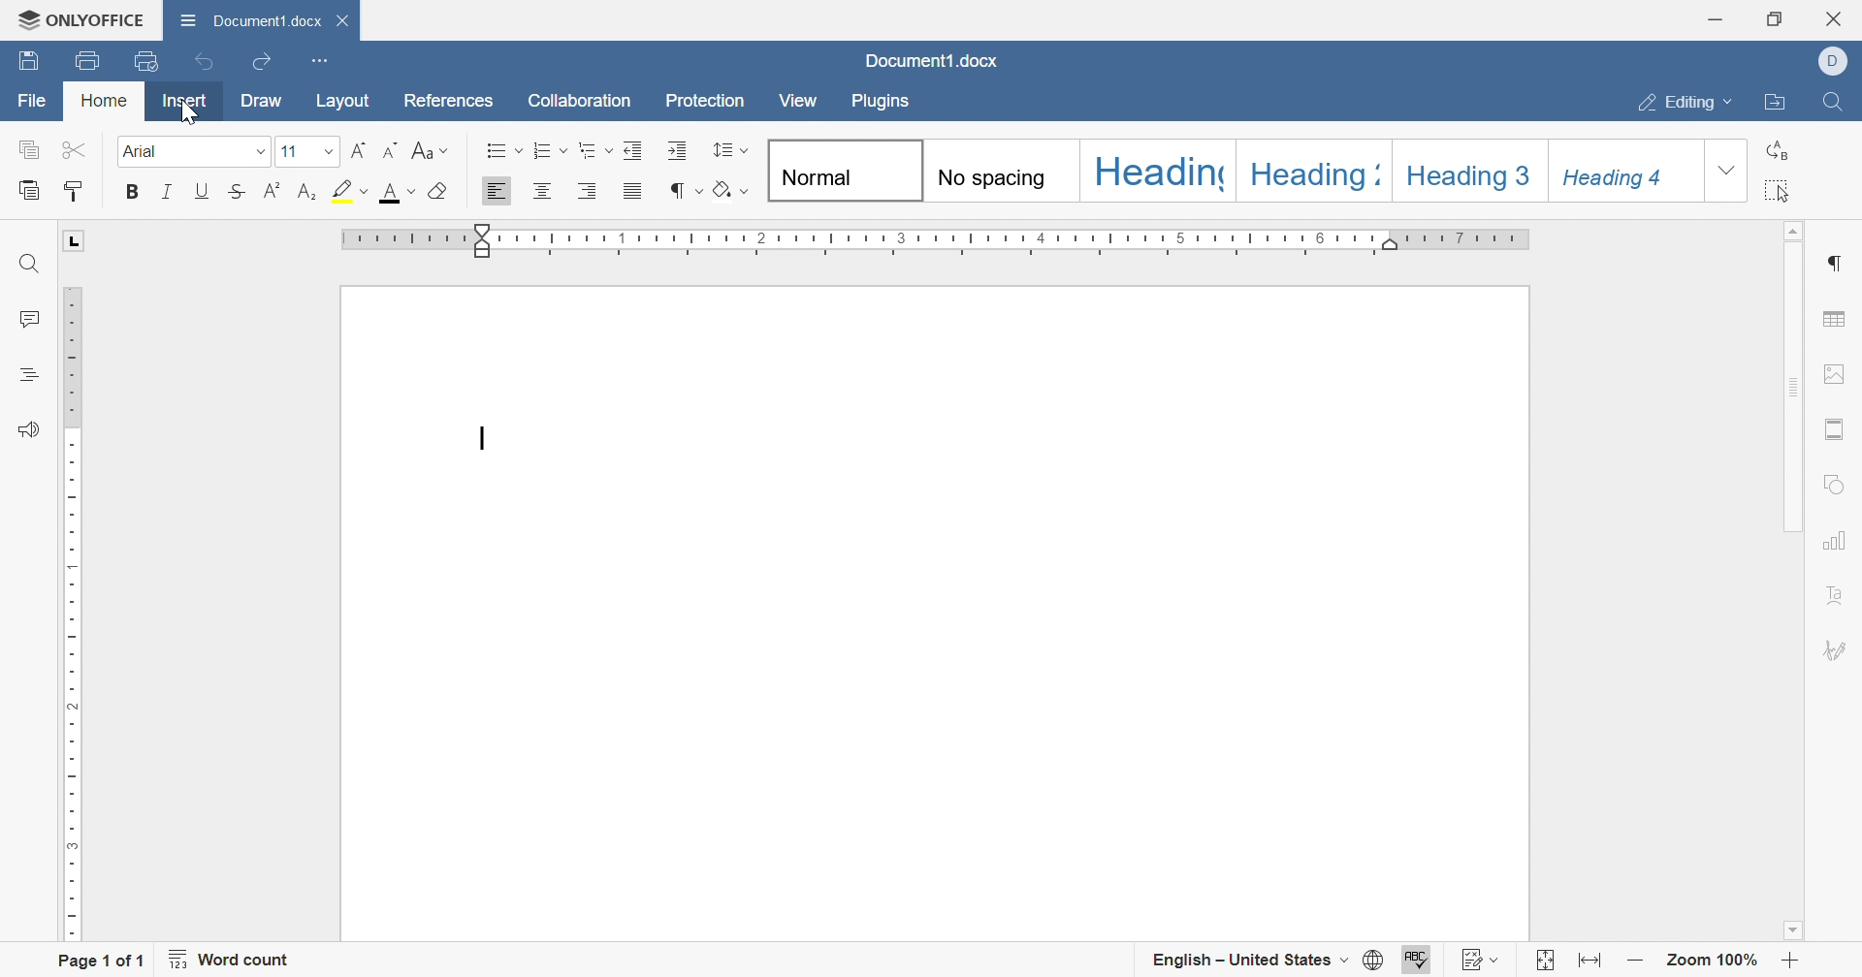 This screenshot has height=977, width=1862. Describe the element at coordinates (1683, 104) in the screenshot. I see `Editing` at that location.